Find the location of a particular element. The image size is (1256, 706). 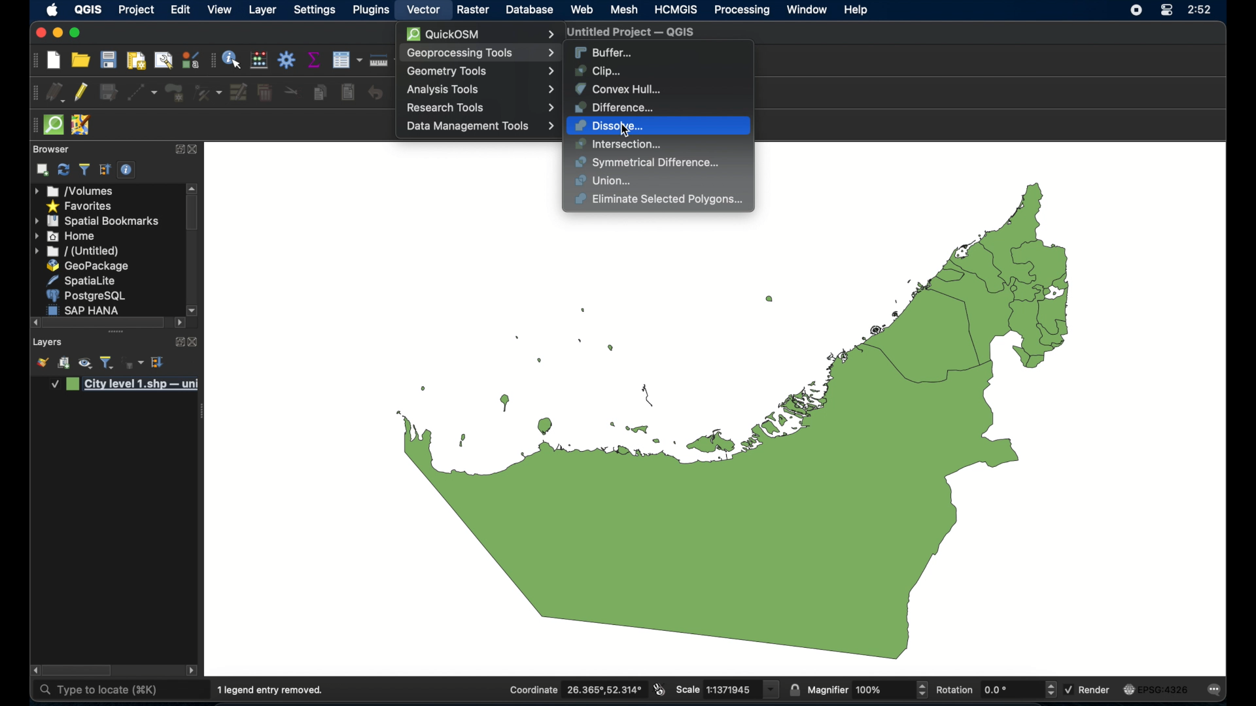

modify attributes is located at coordinates (237, 92).